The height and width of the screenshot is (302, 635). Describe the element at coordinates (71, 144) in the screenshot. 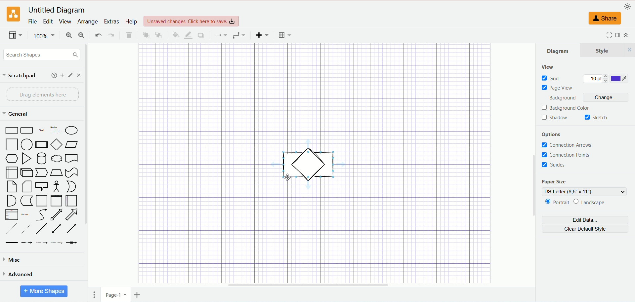

I see `Parallelogram` at that location.